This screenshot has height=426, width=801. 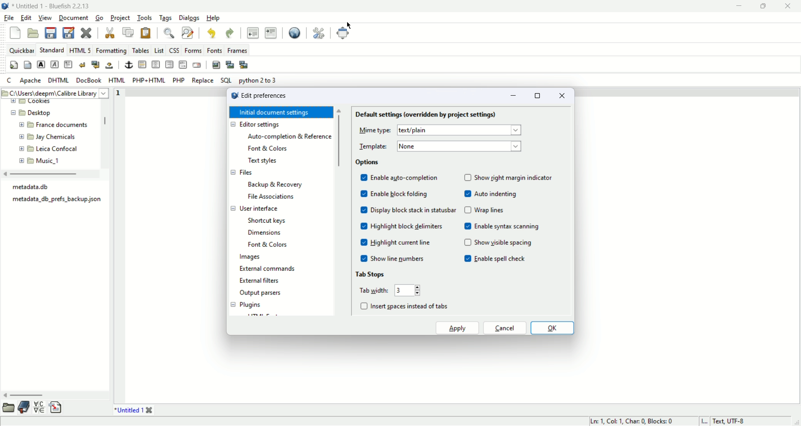 What do you see at coordinates (194, 51) in the screenshot?
I see `Forms` at bounding box center [194, 51].